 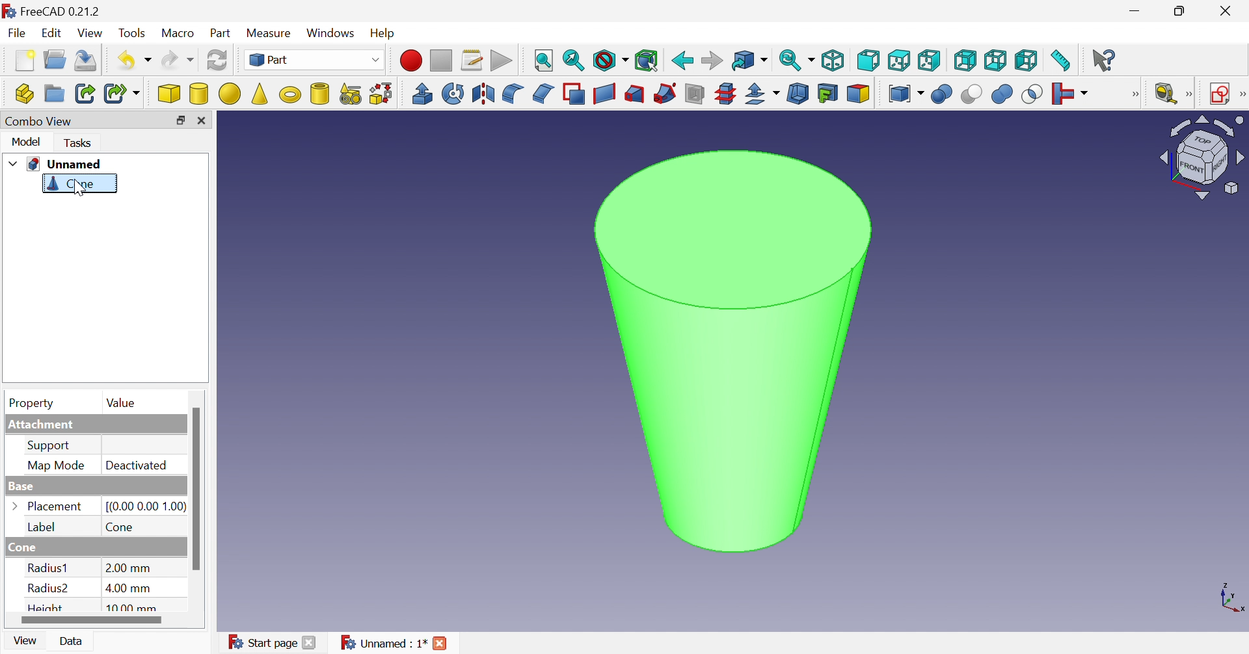 I want to click on Top, so click(x=899, y=60).